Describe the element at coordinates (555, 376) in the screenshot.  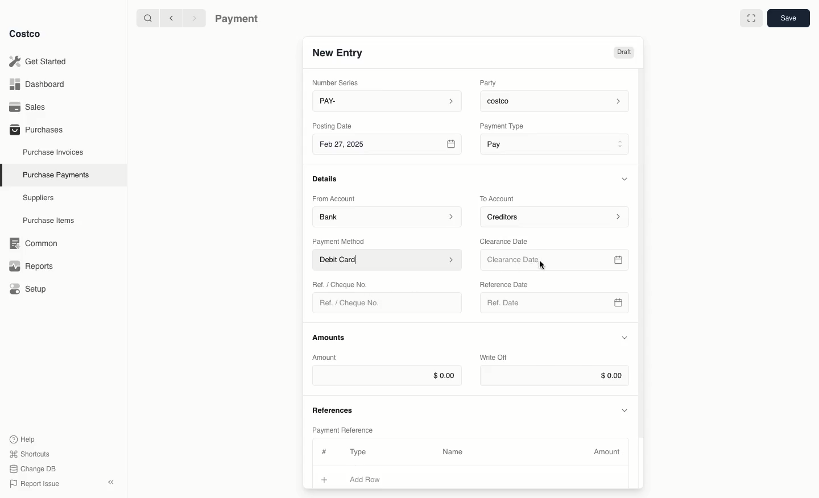
I see `$0.00` at that location.